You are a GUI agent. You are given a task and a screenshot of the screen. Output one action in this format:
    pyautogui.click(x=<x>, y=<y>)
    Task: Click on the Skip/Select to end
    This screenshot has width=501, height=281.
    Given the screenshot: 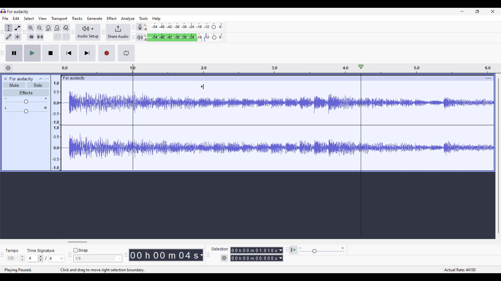 What is the action you would take?
    pyautogui.click(x=87, y=53)
    